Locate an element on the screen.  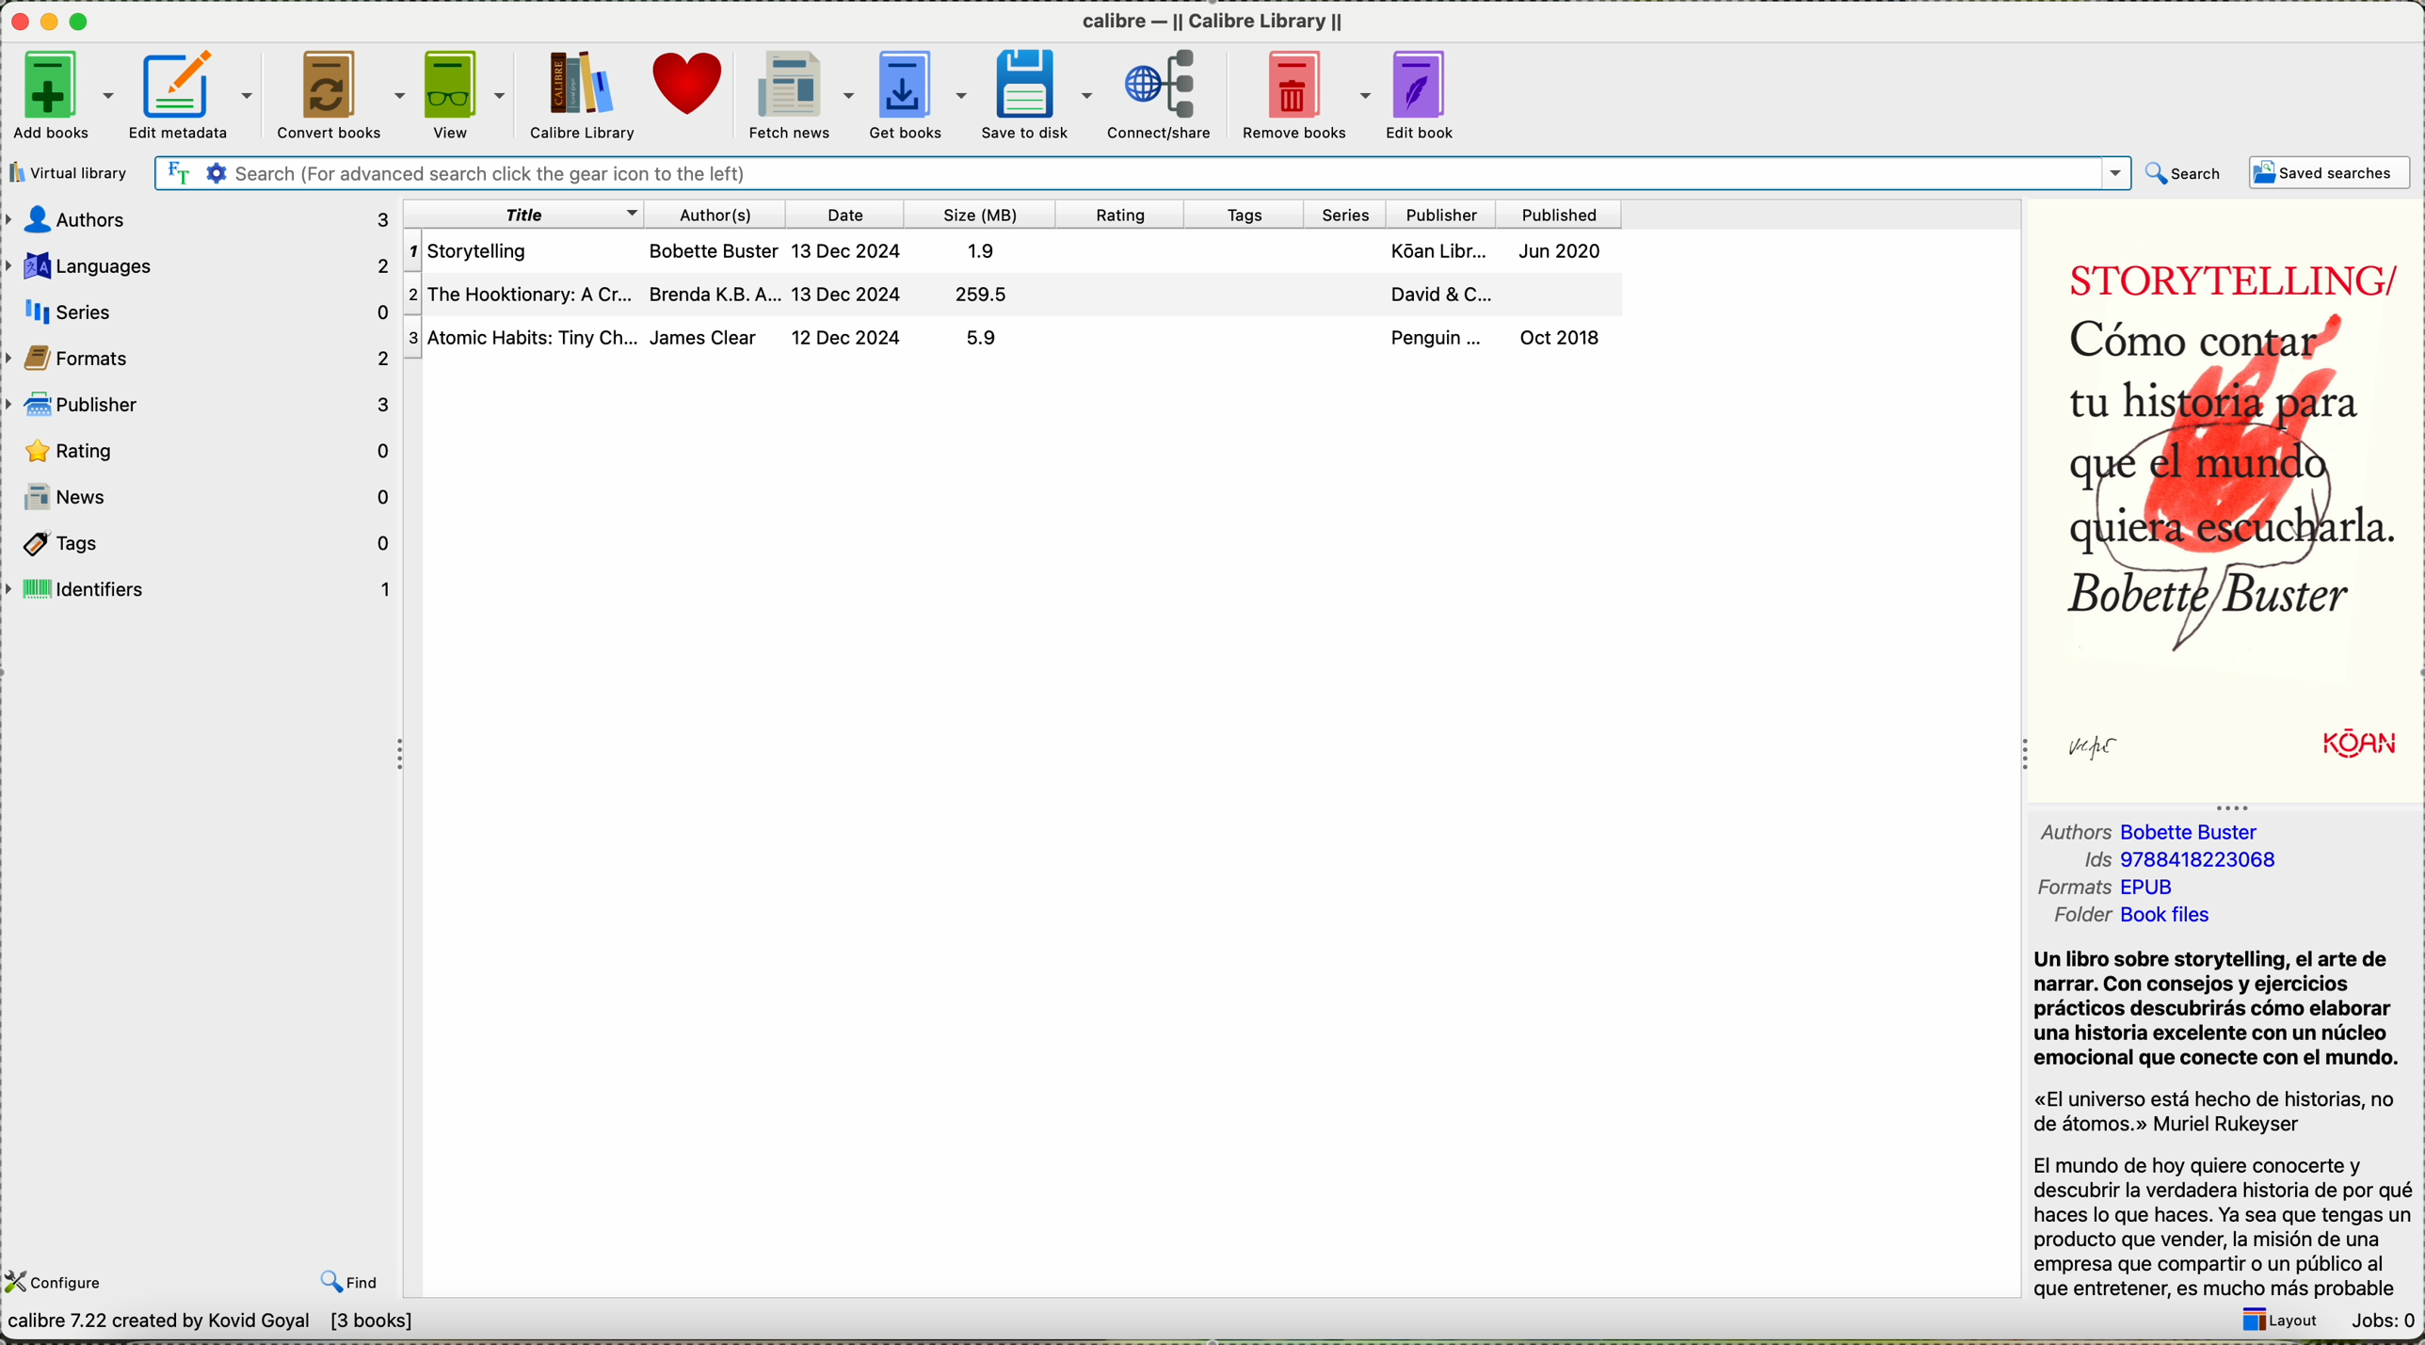
publisher is located at coordinates (1449, 214).